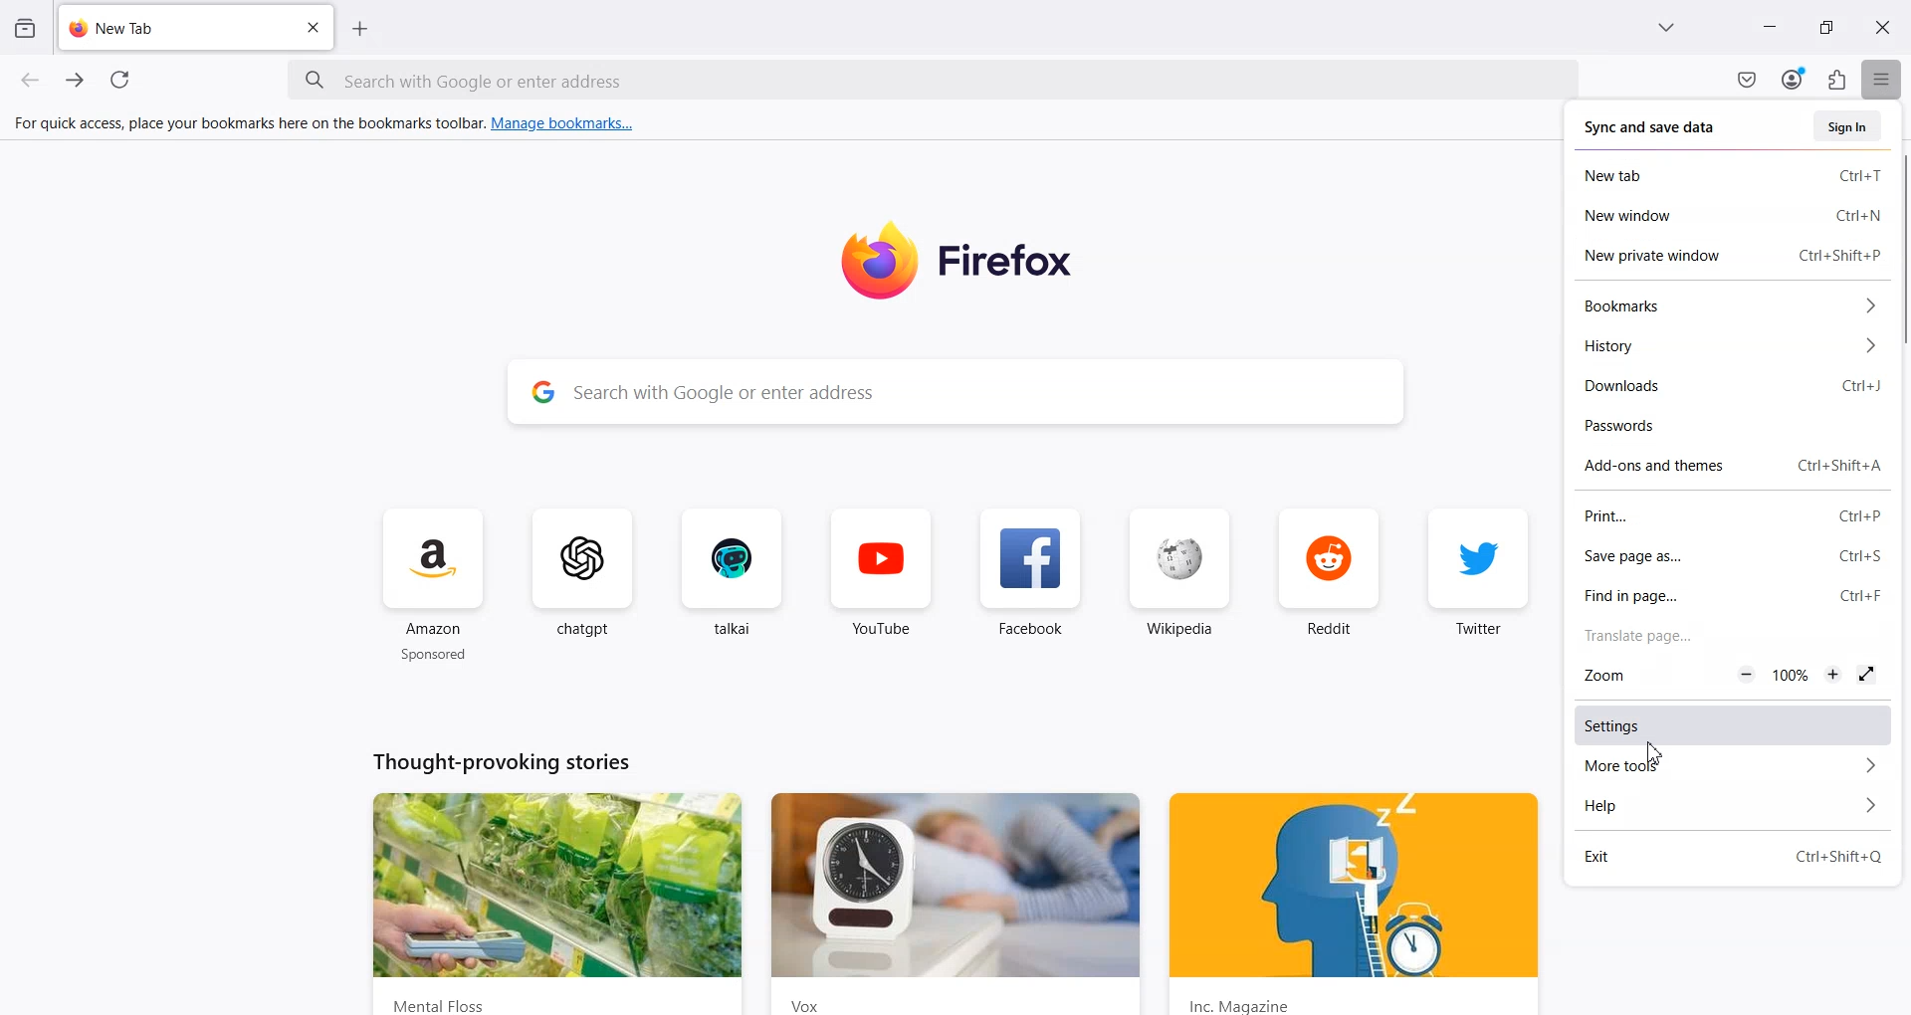 The height and width of the screenshot is (1015, 1911). Describe the element at coordinates (1737, 384) in the screenshot. I see `Downloads Ctrl+)` at that location.